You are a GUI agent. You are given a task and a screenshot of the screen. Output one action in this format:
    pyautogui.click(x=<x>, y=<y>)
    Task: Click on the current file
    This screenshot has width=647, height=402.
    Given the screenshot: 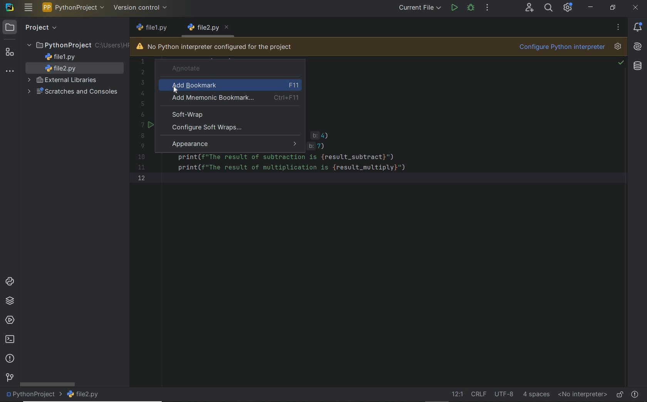 What is the action you would take?
    pyautogui.click(x=420, y=7)
    